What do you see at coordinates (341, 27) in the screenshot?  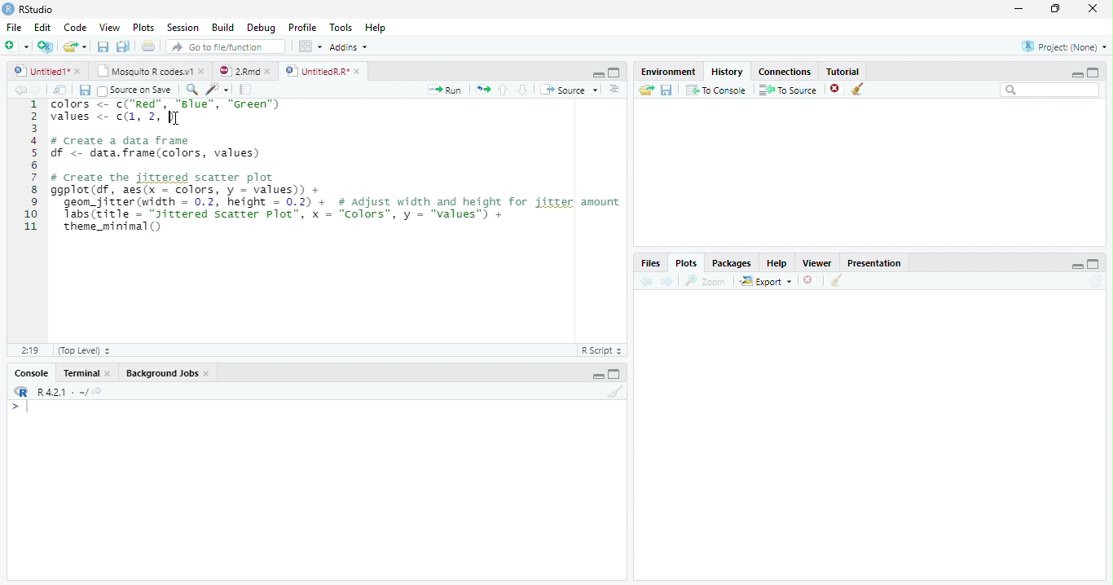 I see `Tools` at bounding box center [341, 27].